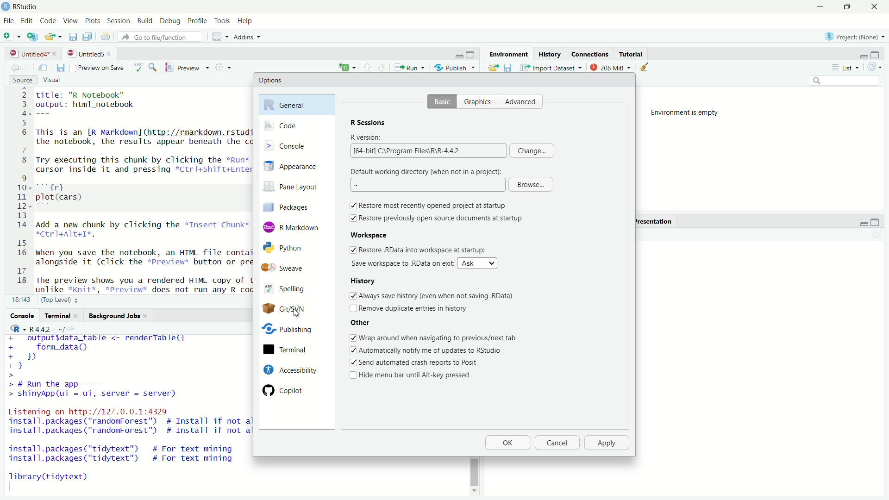 The width and height of the screenshot is (889, 500). Describe the element at coordinates (105, 37) in the screenshot. I see `print the current file` at that location.